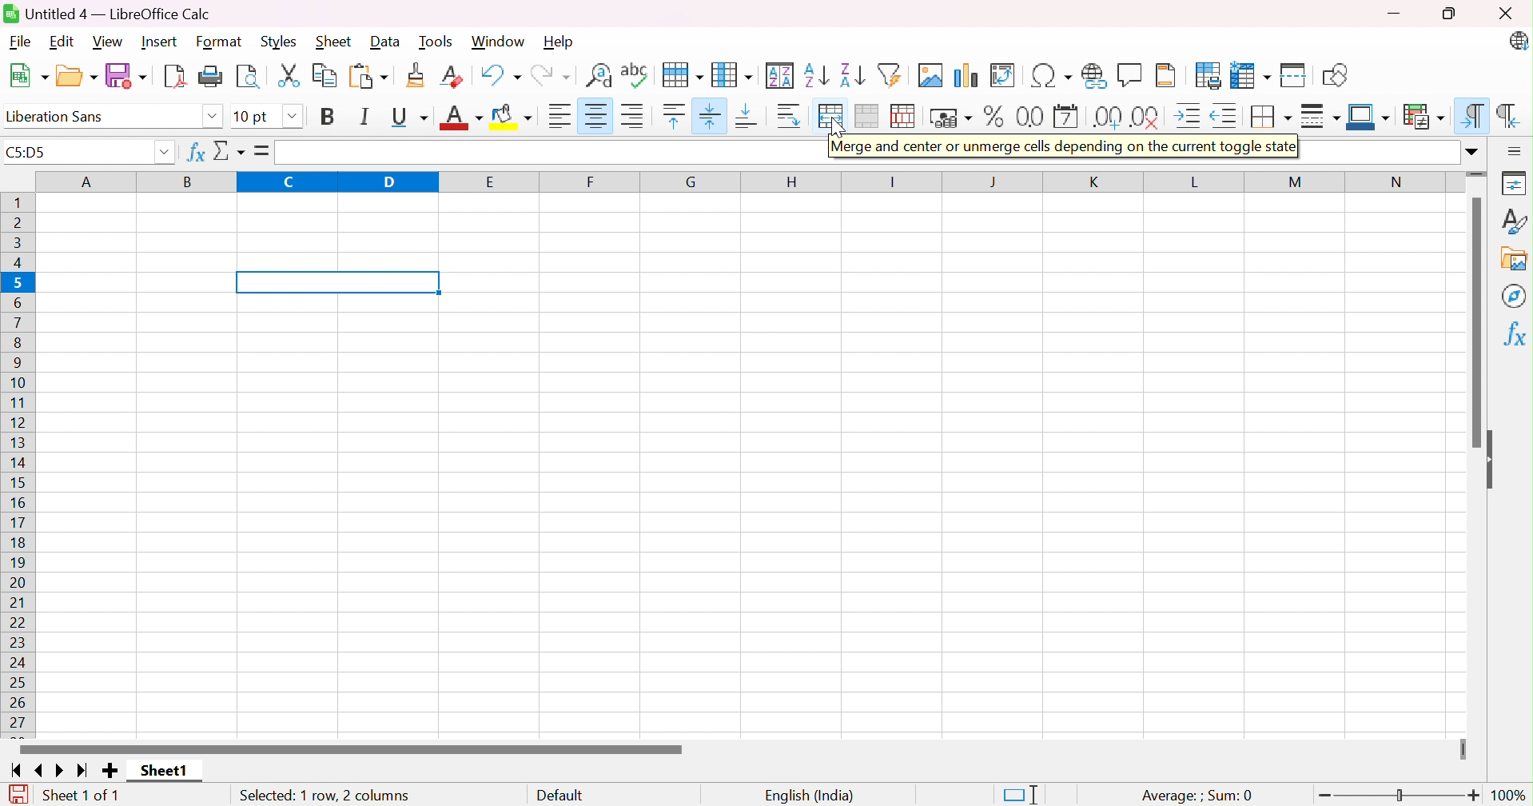 This screenshot has width=1533, height=806. What do you see at coordinates (109, 770) in the screenshot?
I see `Add new sheet` at bounding box center [109, 770].